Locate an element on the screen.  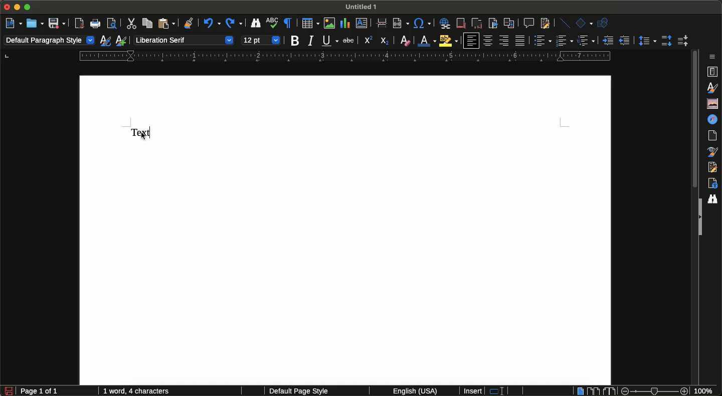
English (USA) is located at coordinates (411, 391).